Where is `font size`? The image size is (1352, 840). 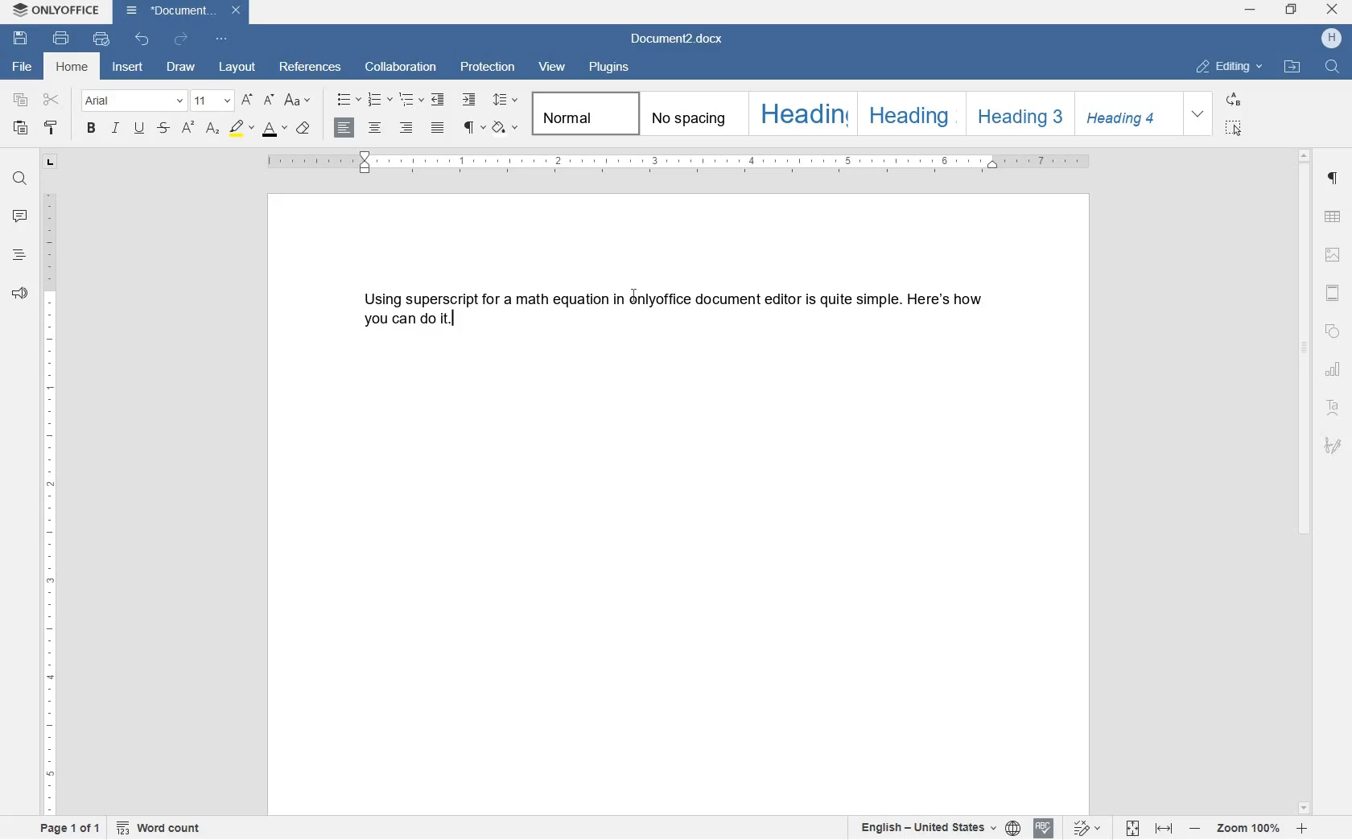
font size is located at coordinates (212, 100).